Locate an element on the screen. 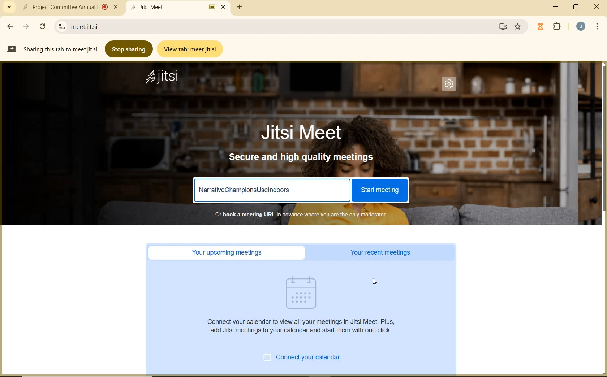  start meeting is located at coordinates (381, 190).